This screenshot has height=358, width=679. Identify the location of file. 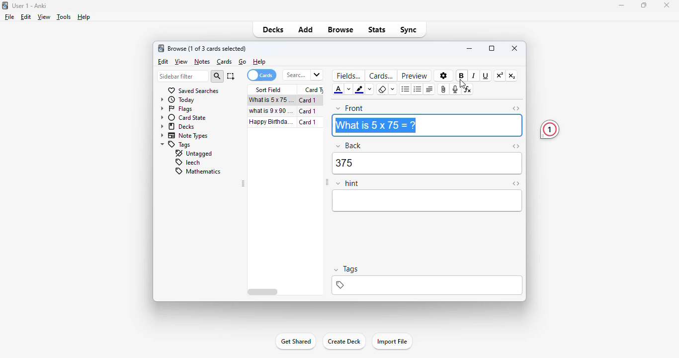
(10, 17).